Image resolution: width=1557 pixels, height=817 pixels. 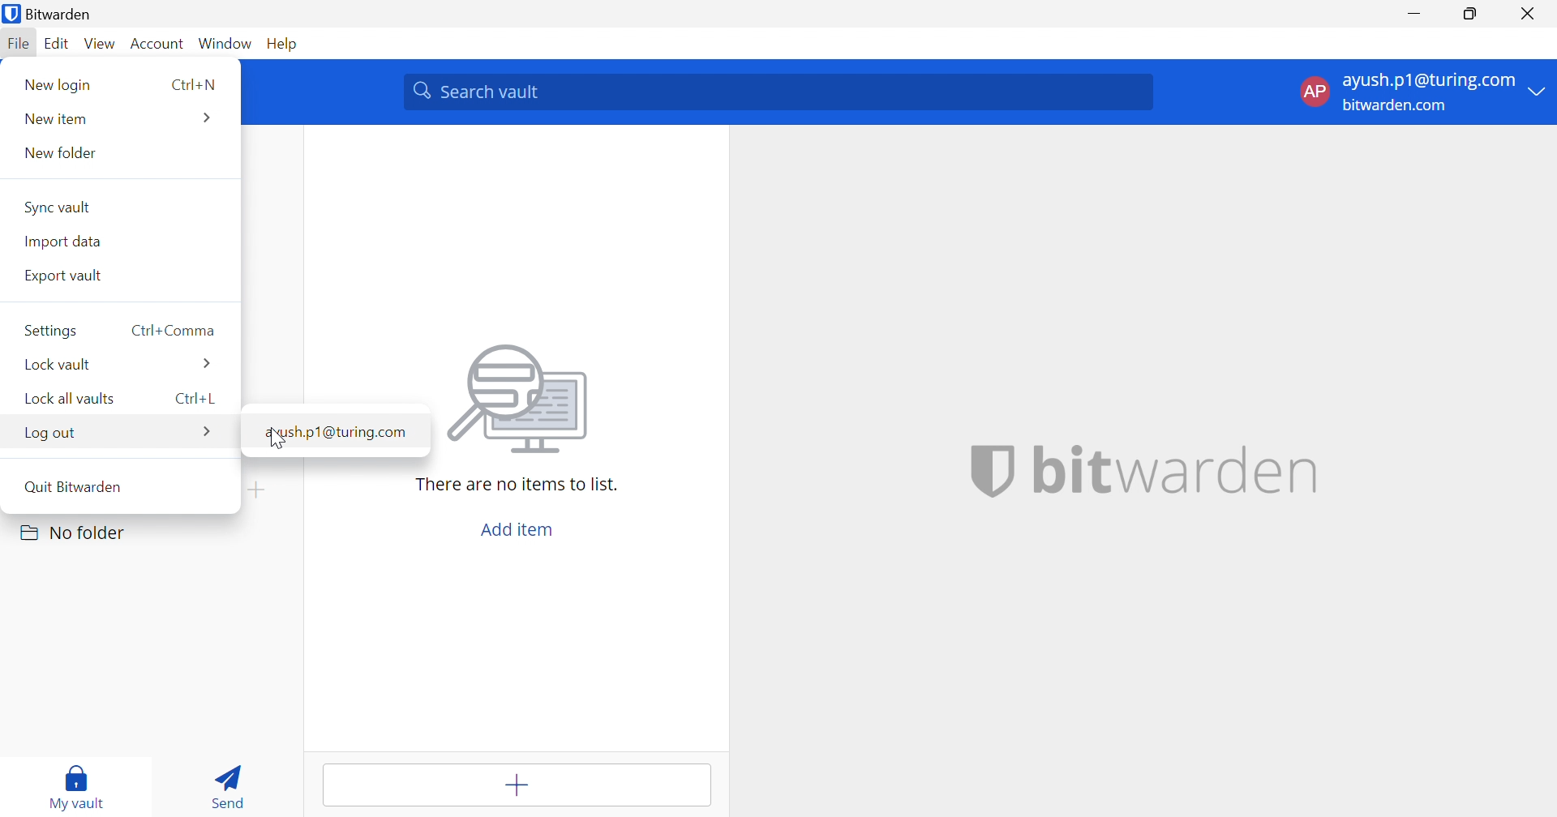 I want to click on My vault, so click(x=79, y=783).